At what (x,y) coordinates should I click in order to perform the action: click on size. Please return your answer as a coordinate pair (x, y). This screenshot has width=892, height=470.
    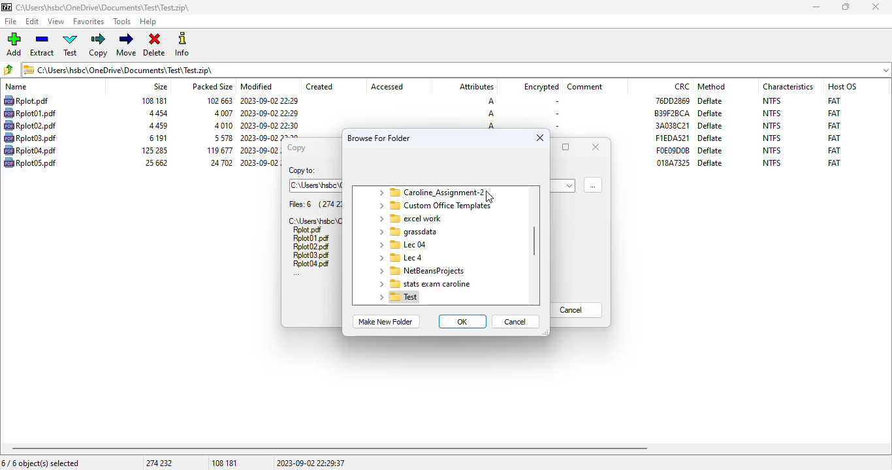
    Looking at the image, I should click on (153, 150).